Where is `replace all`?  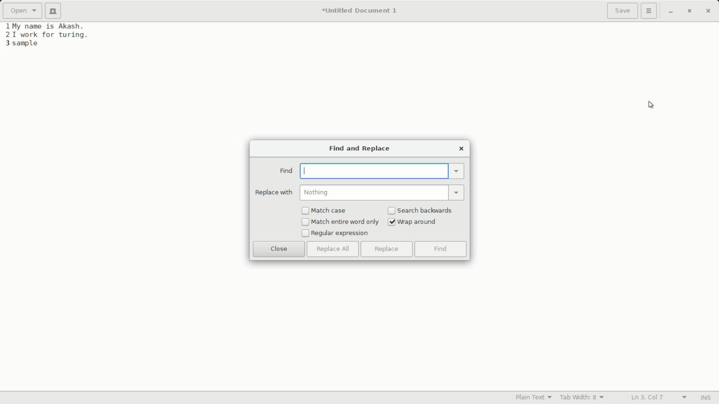 replace all is located at coordinates (333, 250).